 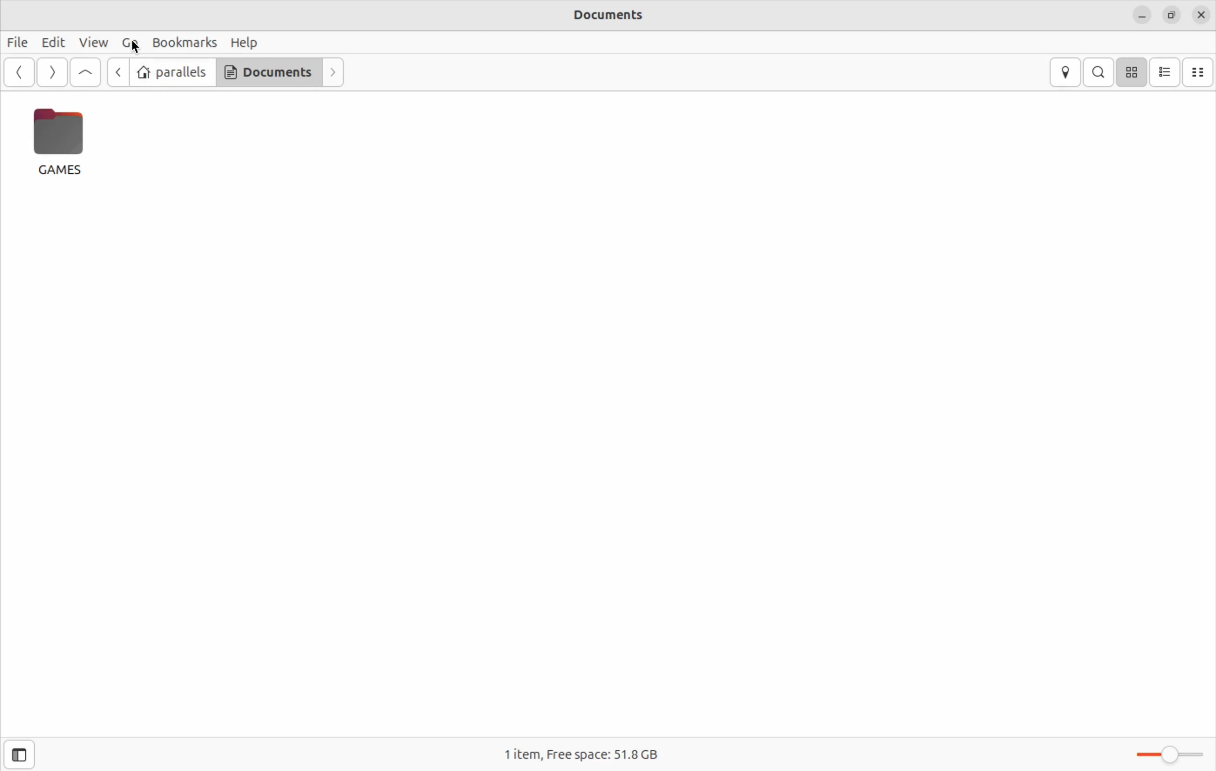 What do you see at coordinates (18, 755) in the screenshot?
I see `show side bar` at bounding box center [18, 755].